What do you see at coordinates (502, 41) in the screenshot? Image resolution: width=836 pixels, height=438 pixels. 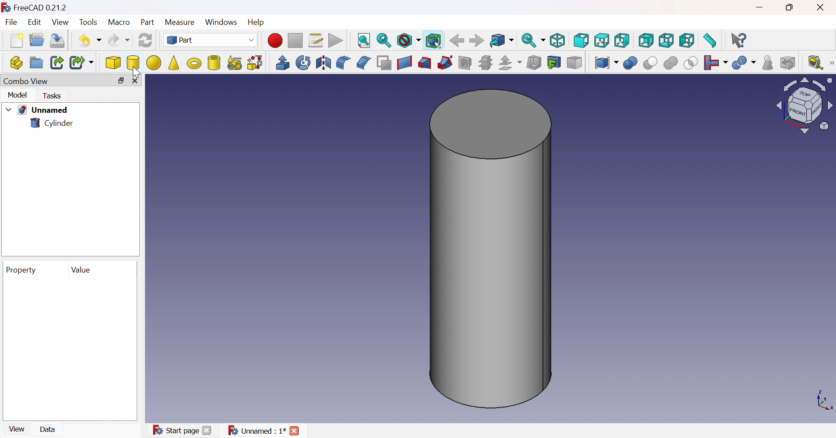 I see `Go to linked object` at bounding box center [502, 41].